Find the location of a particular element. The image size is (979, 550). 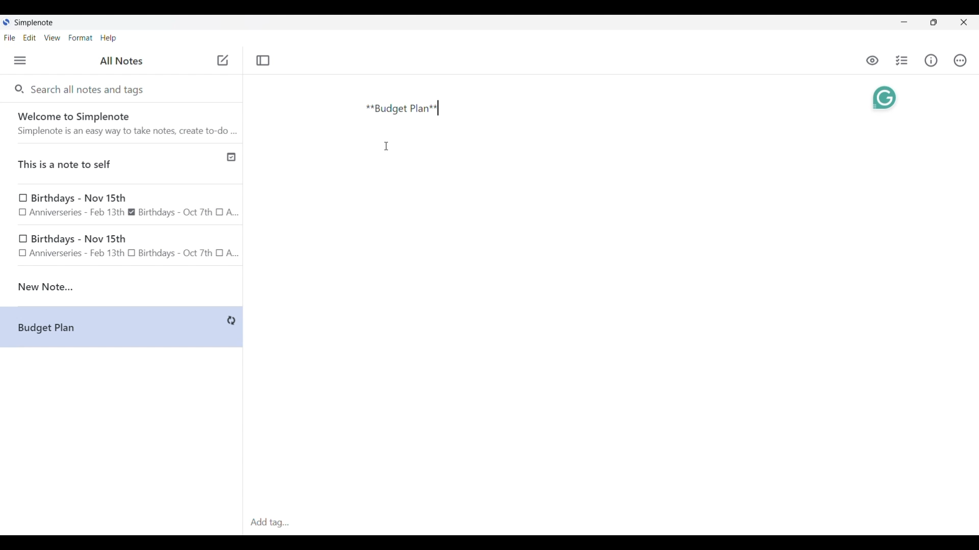

Text typed in is located at coordinates (402, 109).